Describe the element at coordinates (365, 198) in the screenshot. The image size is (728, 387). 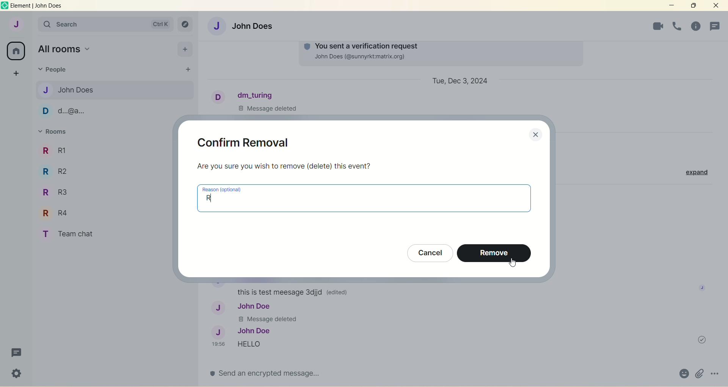
I see `reason (optional) R` at that location.